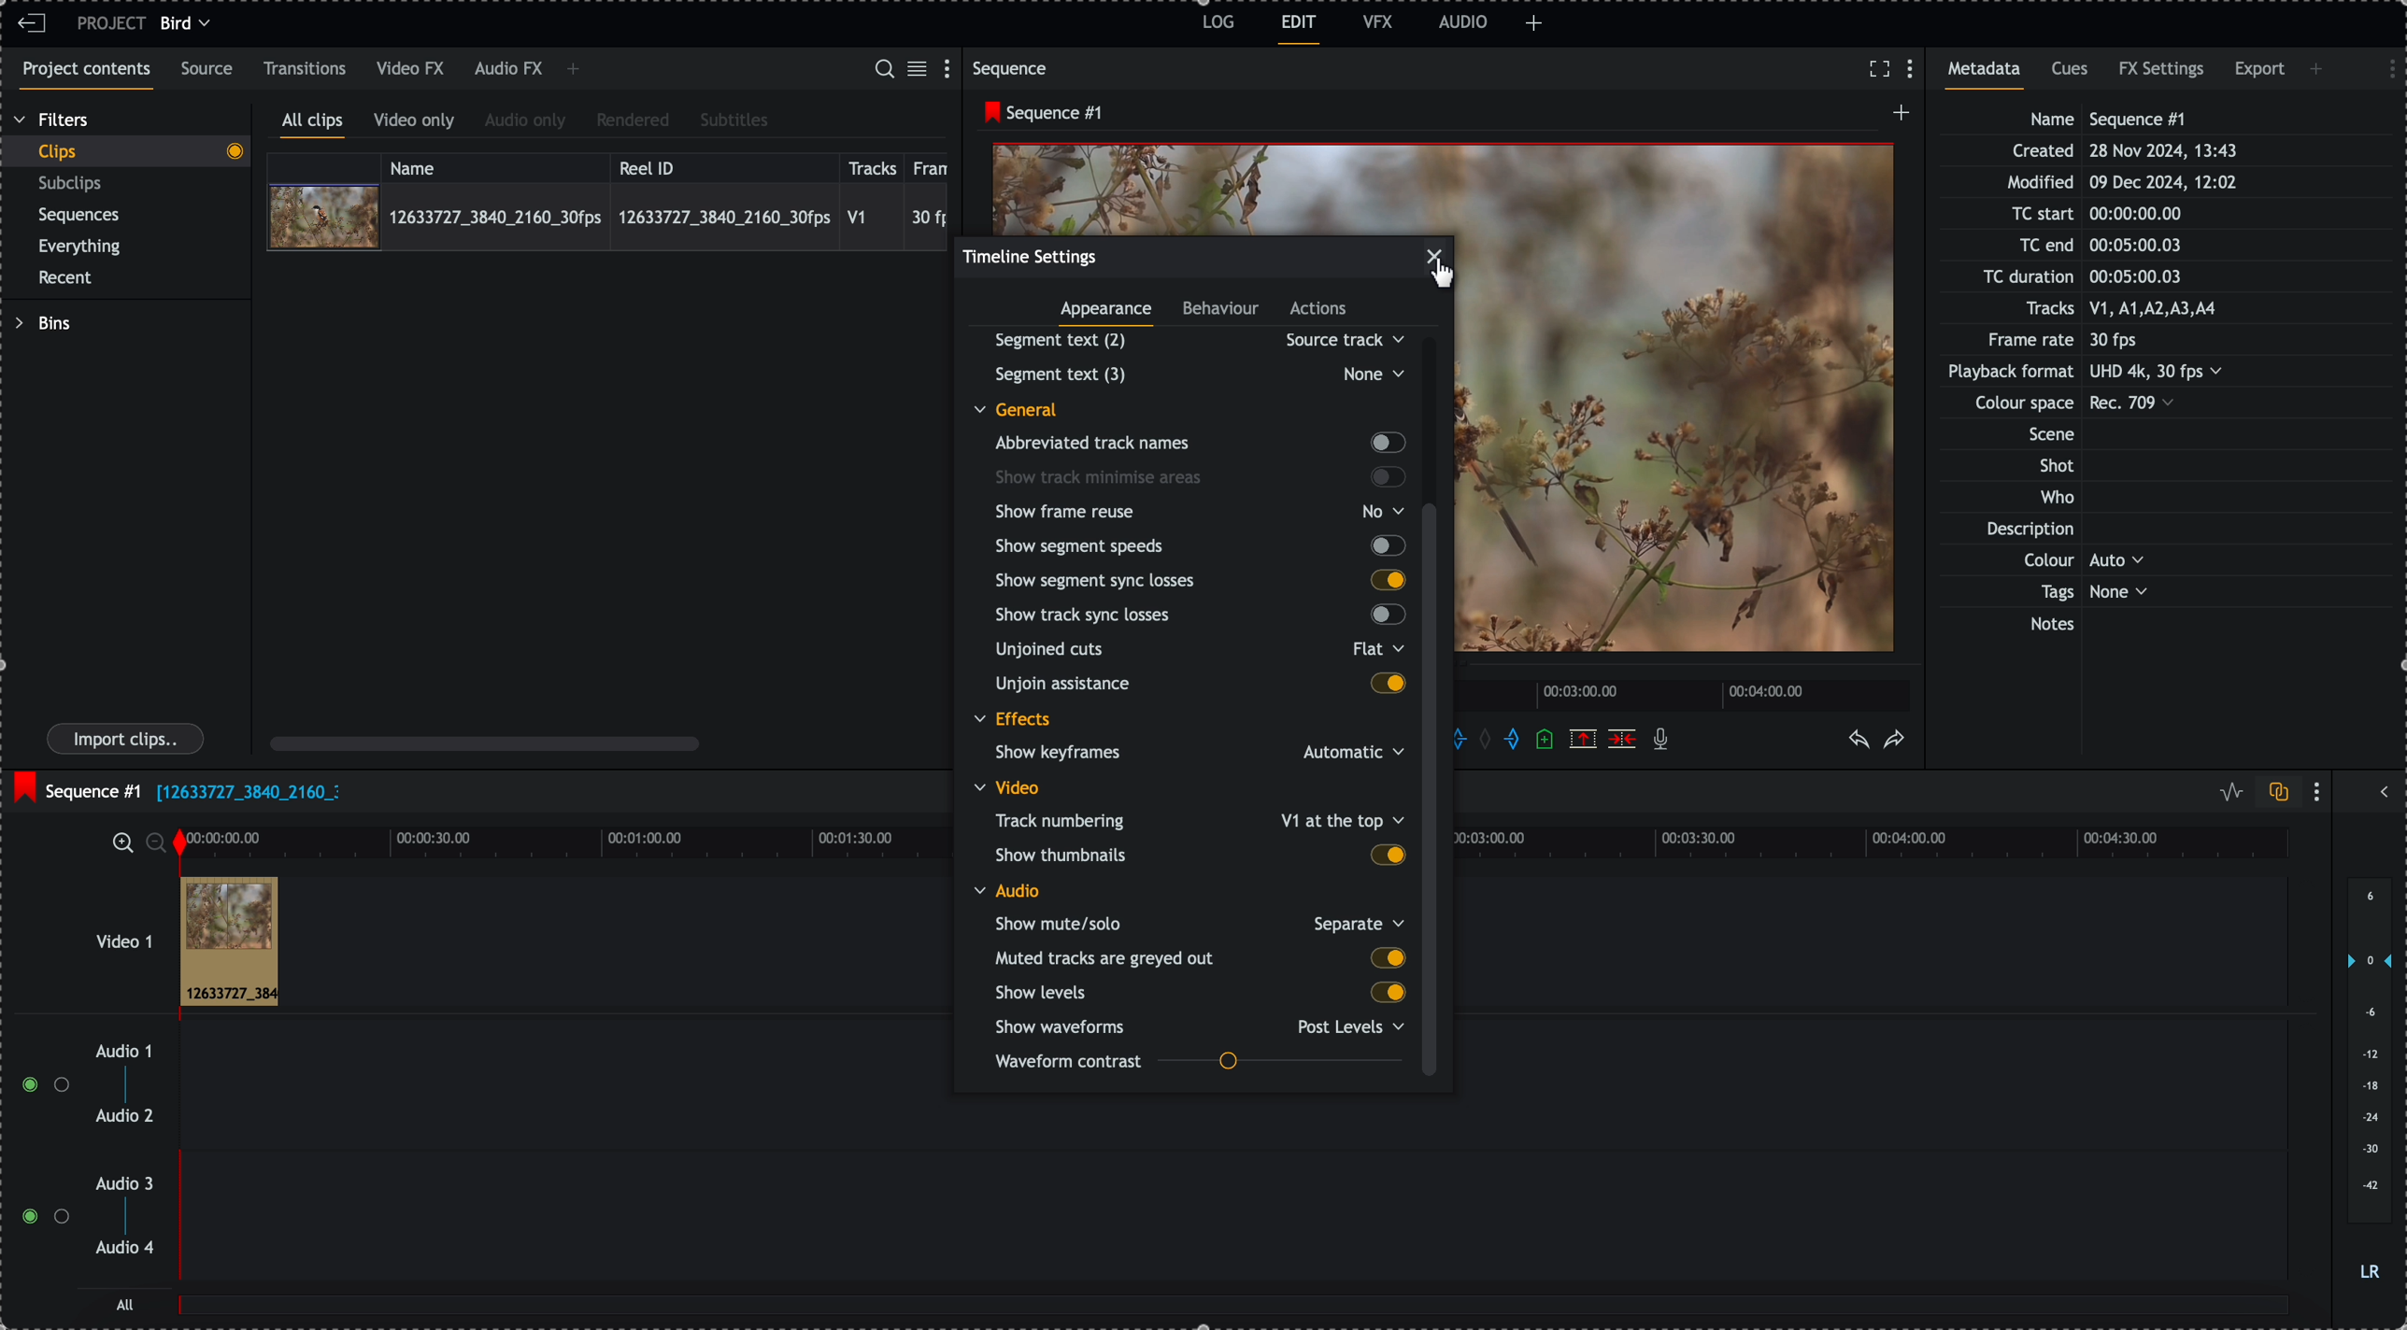 The height and width of the screenshot is (1330, 2407). Describe the element at coordinates (412, 69) in the screenshot. I see `video FX` at that location.